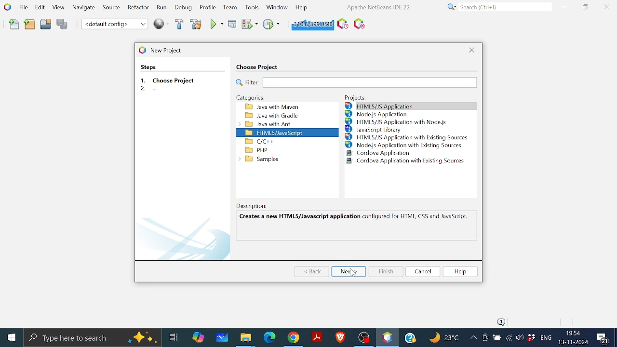 This screenshot has width=617, height=347. I want to click on PHP, so click(279, 149).